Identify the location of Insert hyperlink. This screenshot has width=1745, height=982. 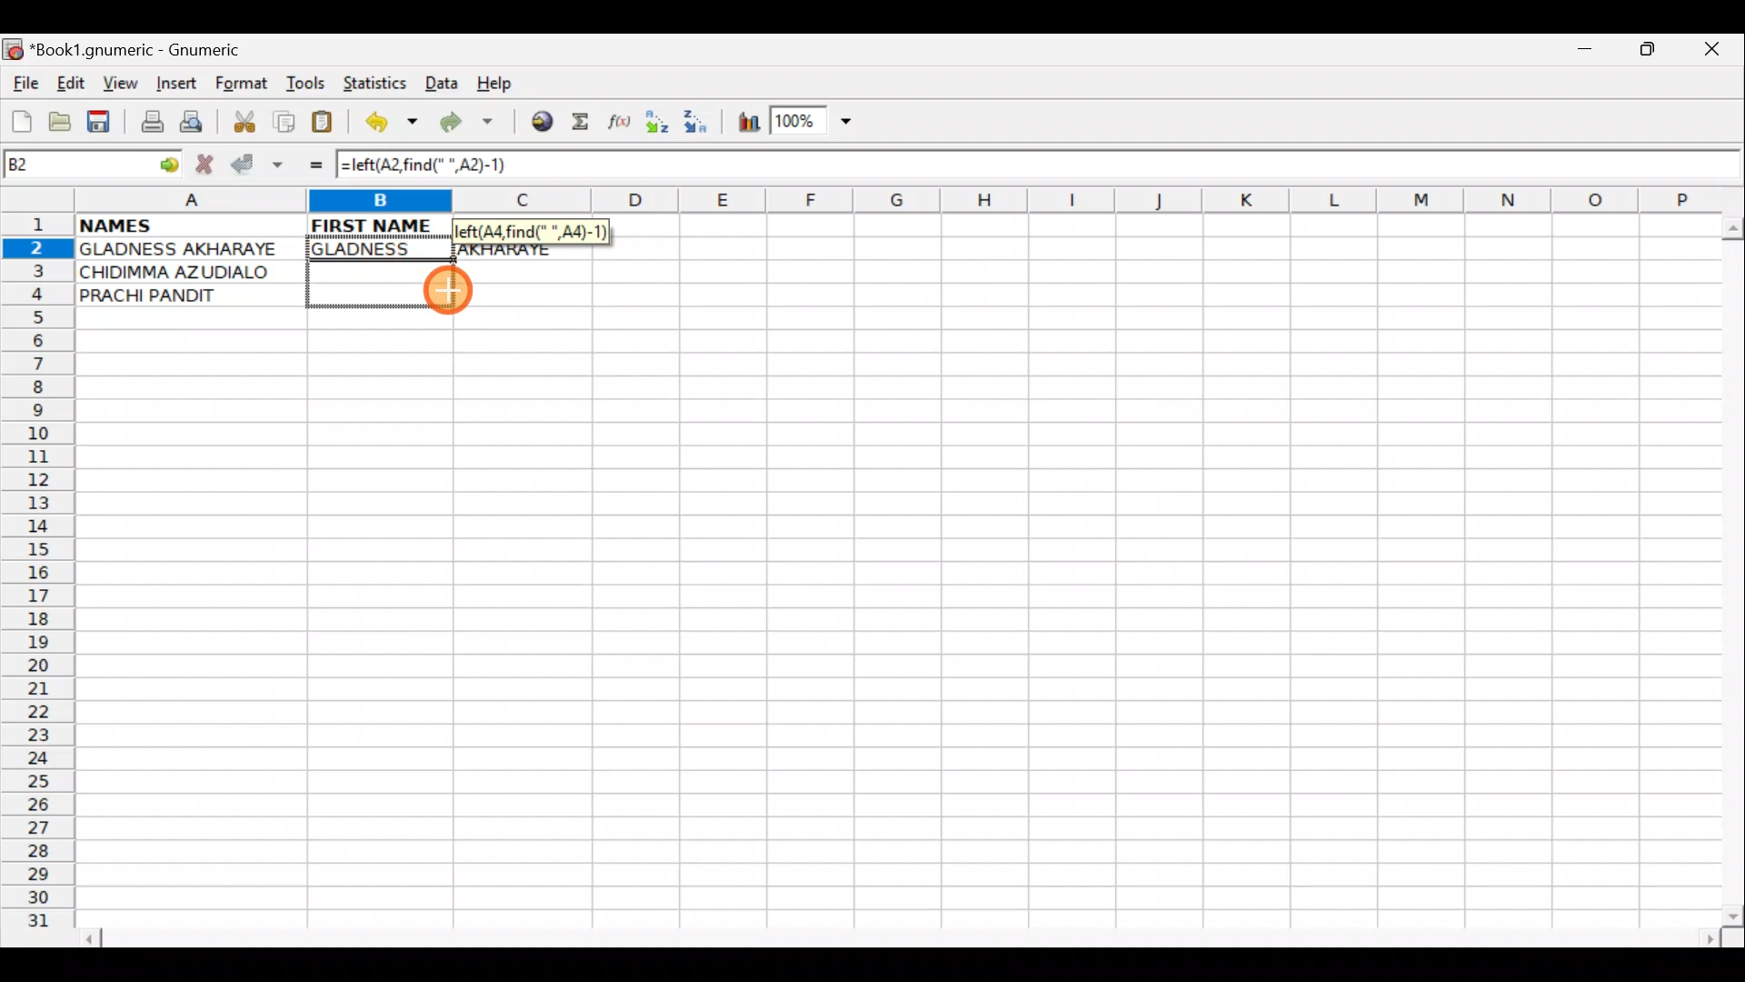
(539, 123).